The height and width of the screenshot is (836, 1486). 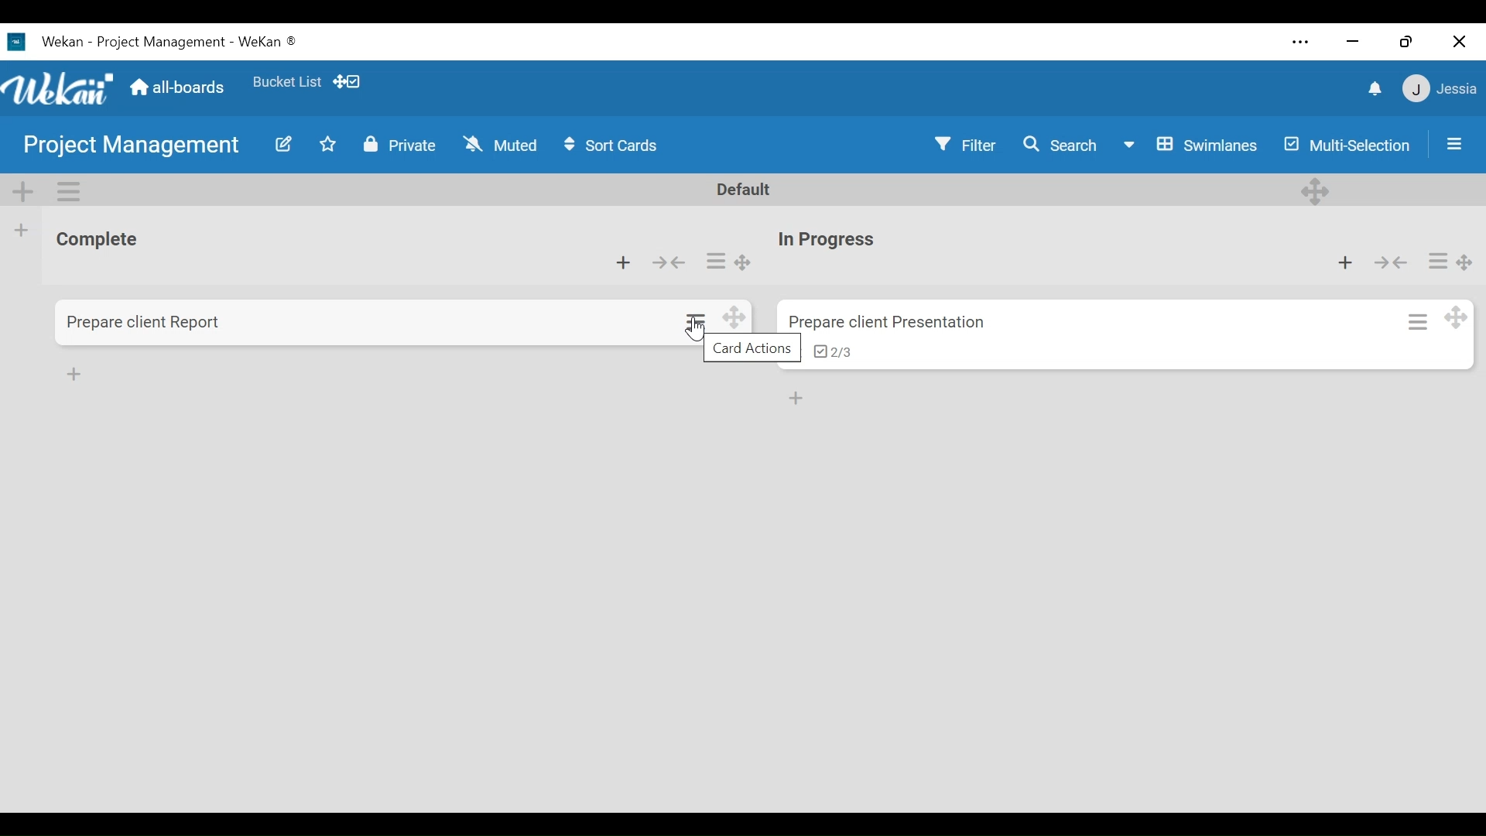 I want to click on Add card to bottom of the list, so click(x=75, y=374).